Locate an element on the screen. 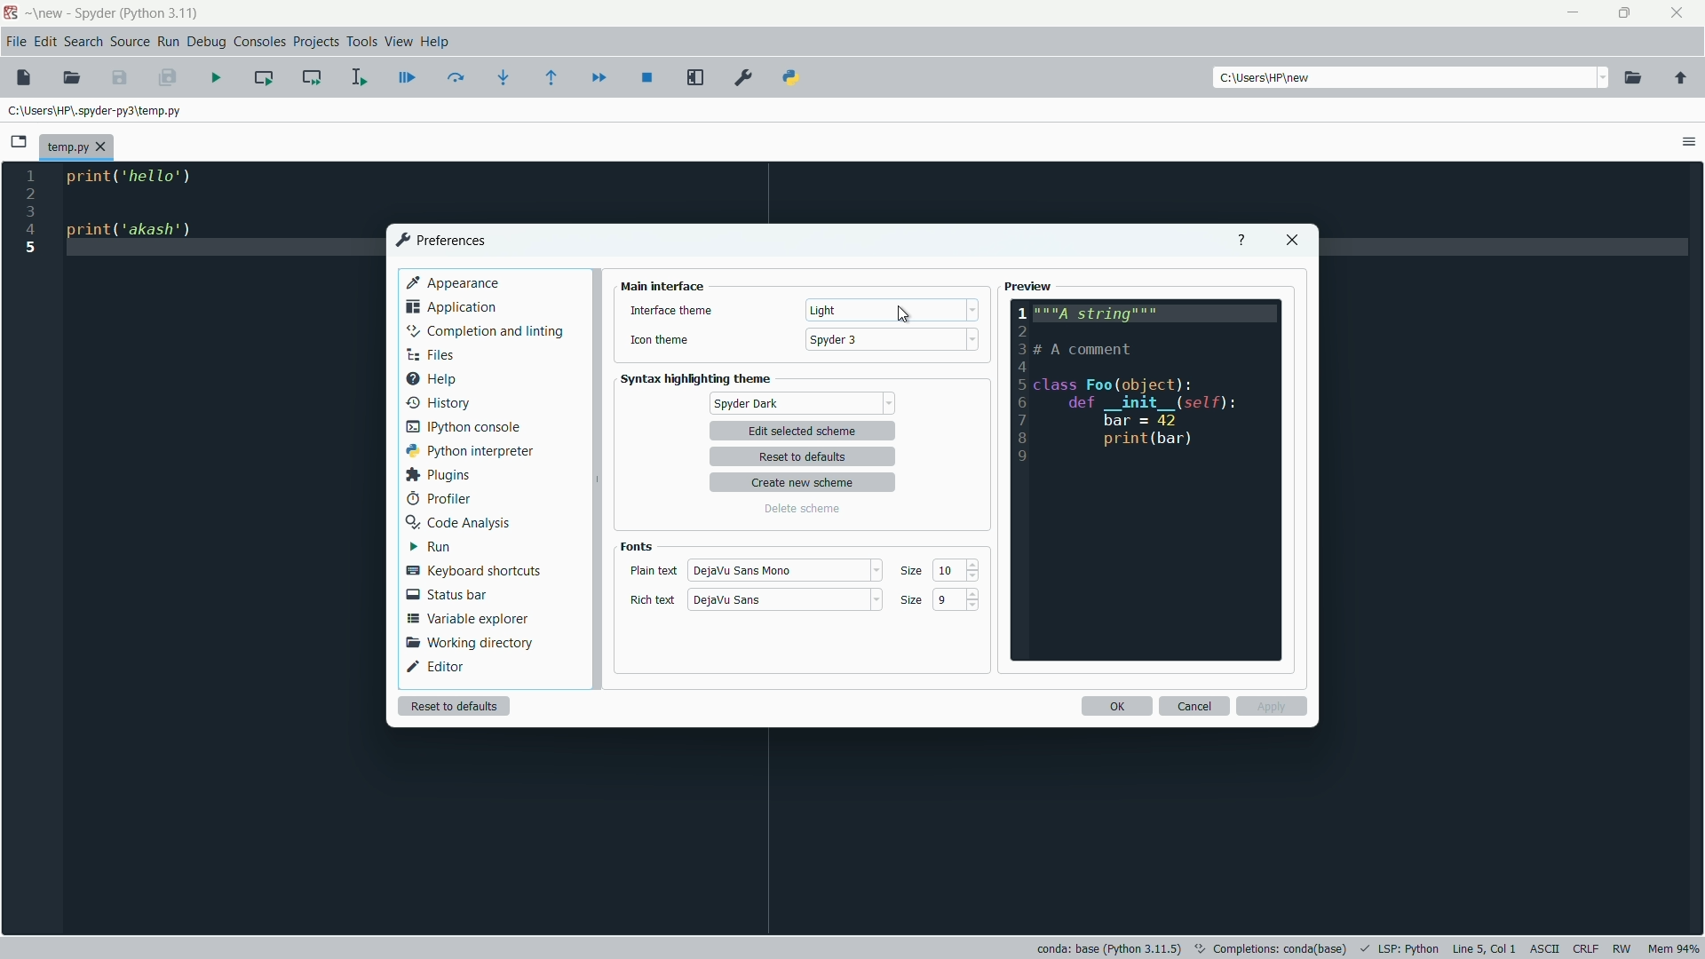 This screenshot has height=959, width=1705. app icon is located at coordinates (11, 13).